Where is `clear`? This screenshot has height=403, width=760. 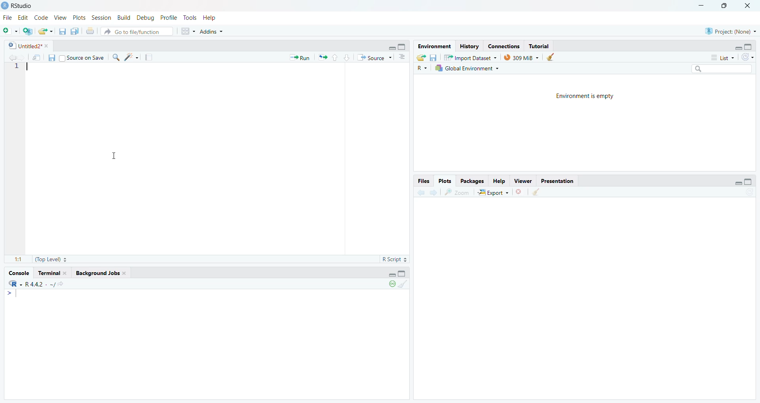 clear is located at coordinates (536, 193).